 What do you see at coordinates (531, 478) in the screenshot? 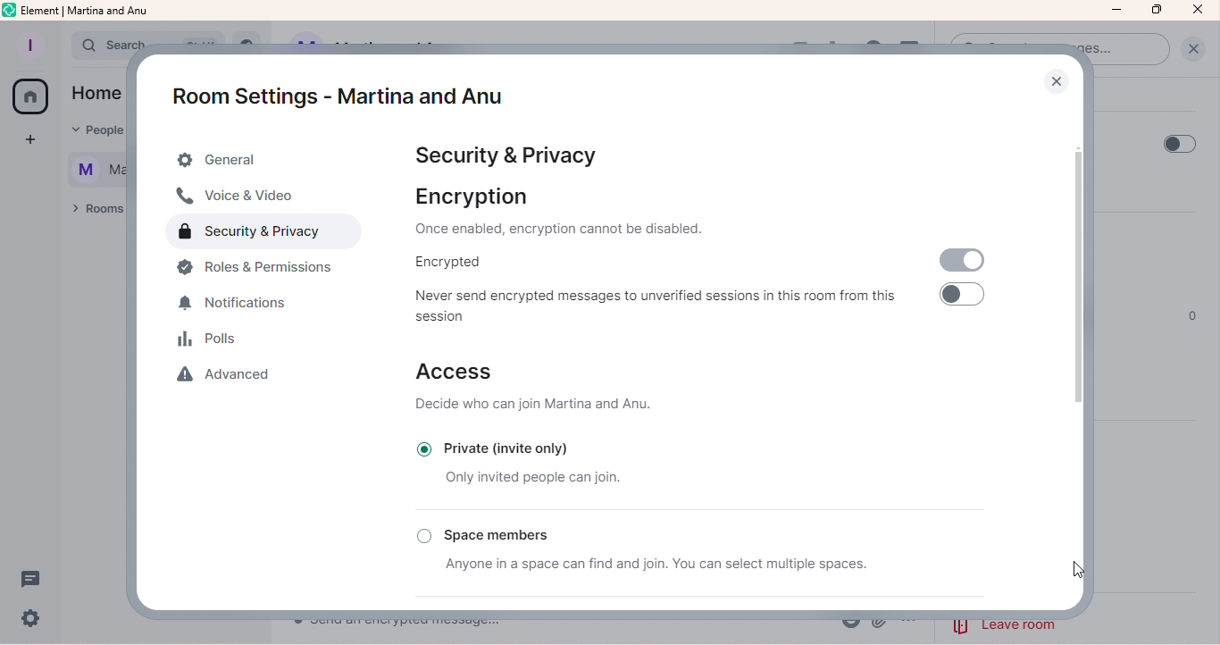
I see `Only invited people can join` at bounding box center [531, 478].